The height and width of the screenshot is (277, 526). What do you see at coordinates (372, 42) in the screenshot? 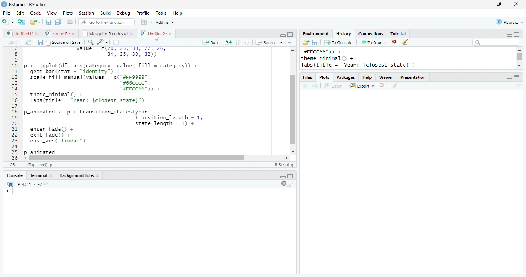
I see `To Source` at bounding box center [372, 42].